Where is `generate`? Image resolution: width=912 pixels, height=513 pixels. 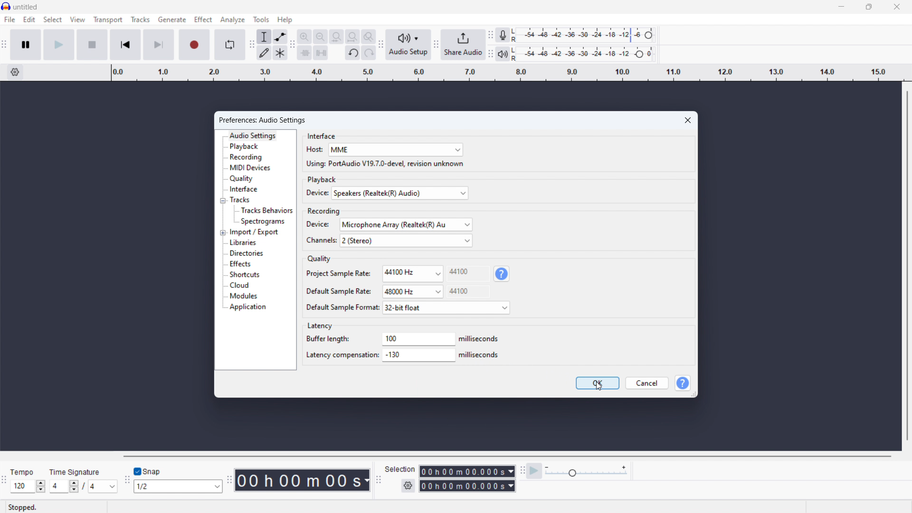
generate is located at coordinates (172, 19).